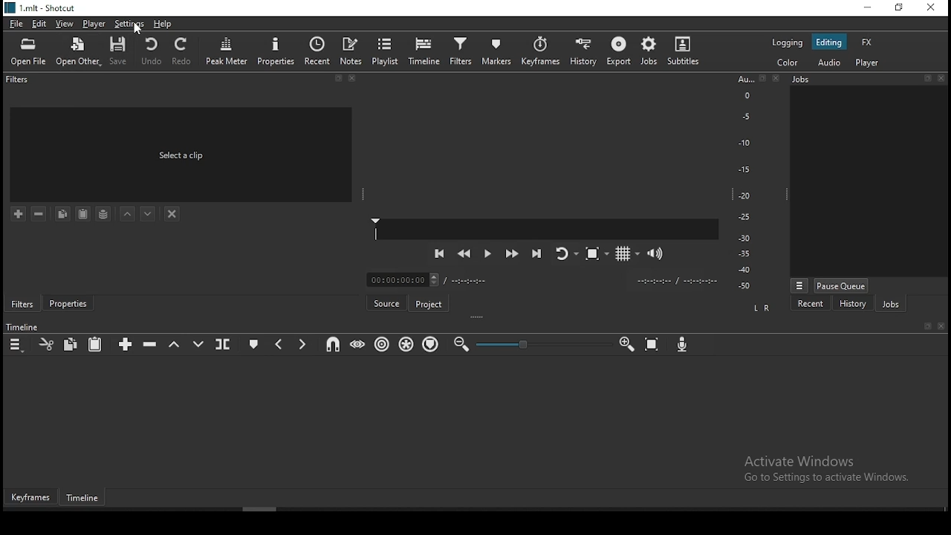  I want to click on jobs, so click(890, 303).